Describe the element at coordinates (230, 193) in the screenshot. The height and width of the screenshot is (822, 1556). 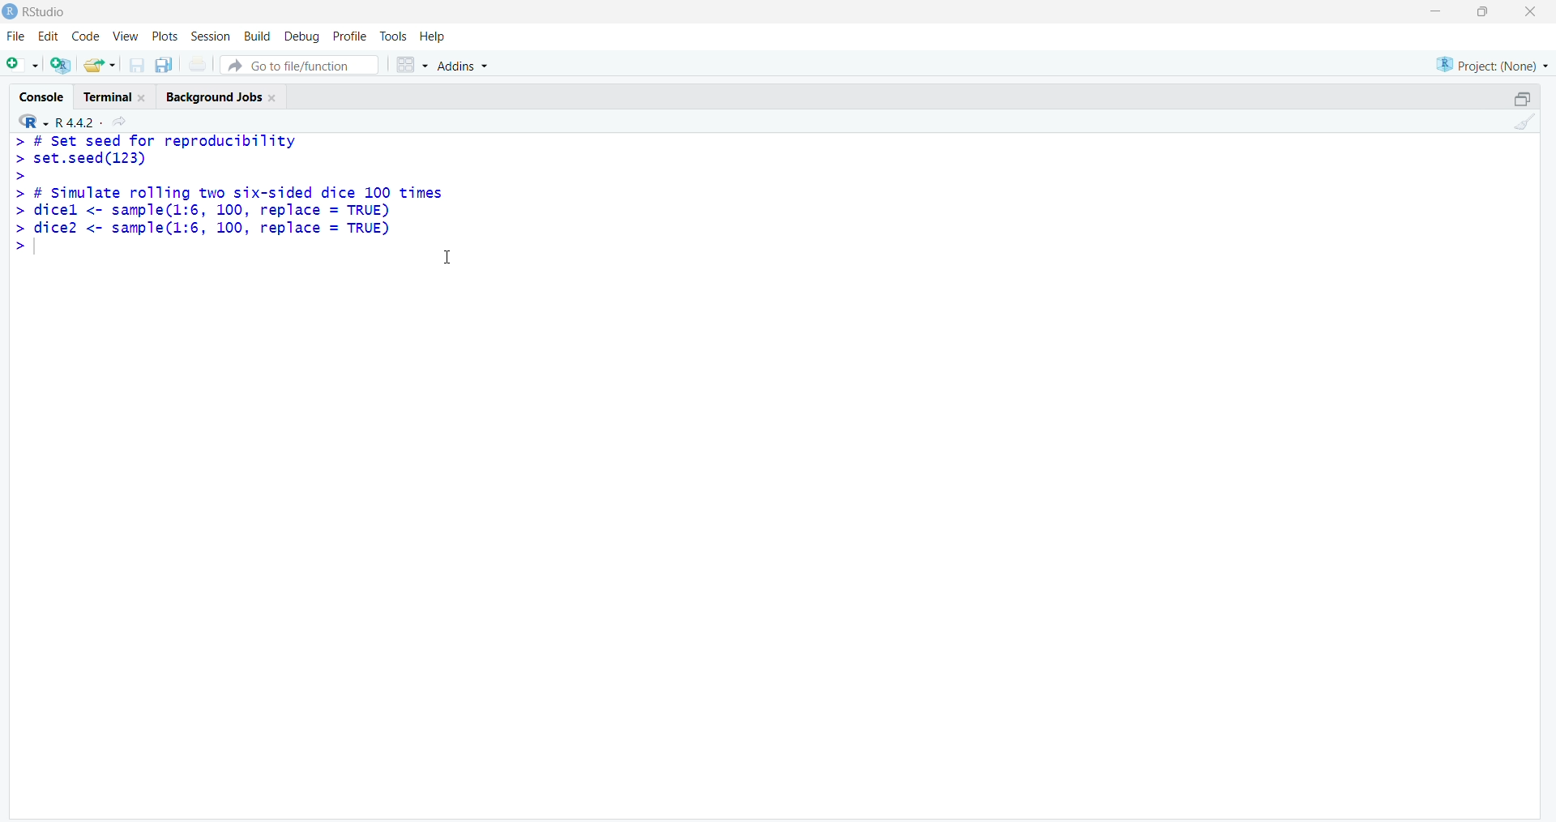
I see `> # Set seed for reproducibility> set.seed(123)>> # Simulate rolling two six-sided dice 100 times> dicel <- sample(l:6, 100, replace = TRUE)> dice2 <- sample(1l:6, 100, replace = TRUE)>` at that location.